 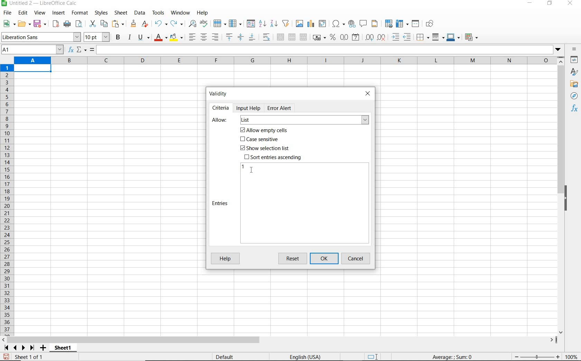 What do you see at coordinates (251, 38) in the screenshot?
I see `align bottom` at bounding box center [251, 38].